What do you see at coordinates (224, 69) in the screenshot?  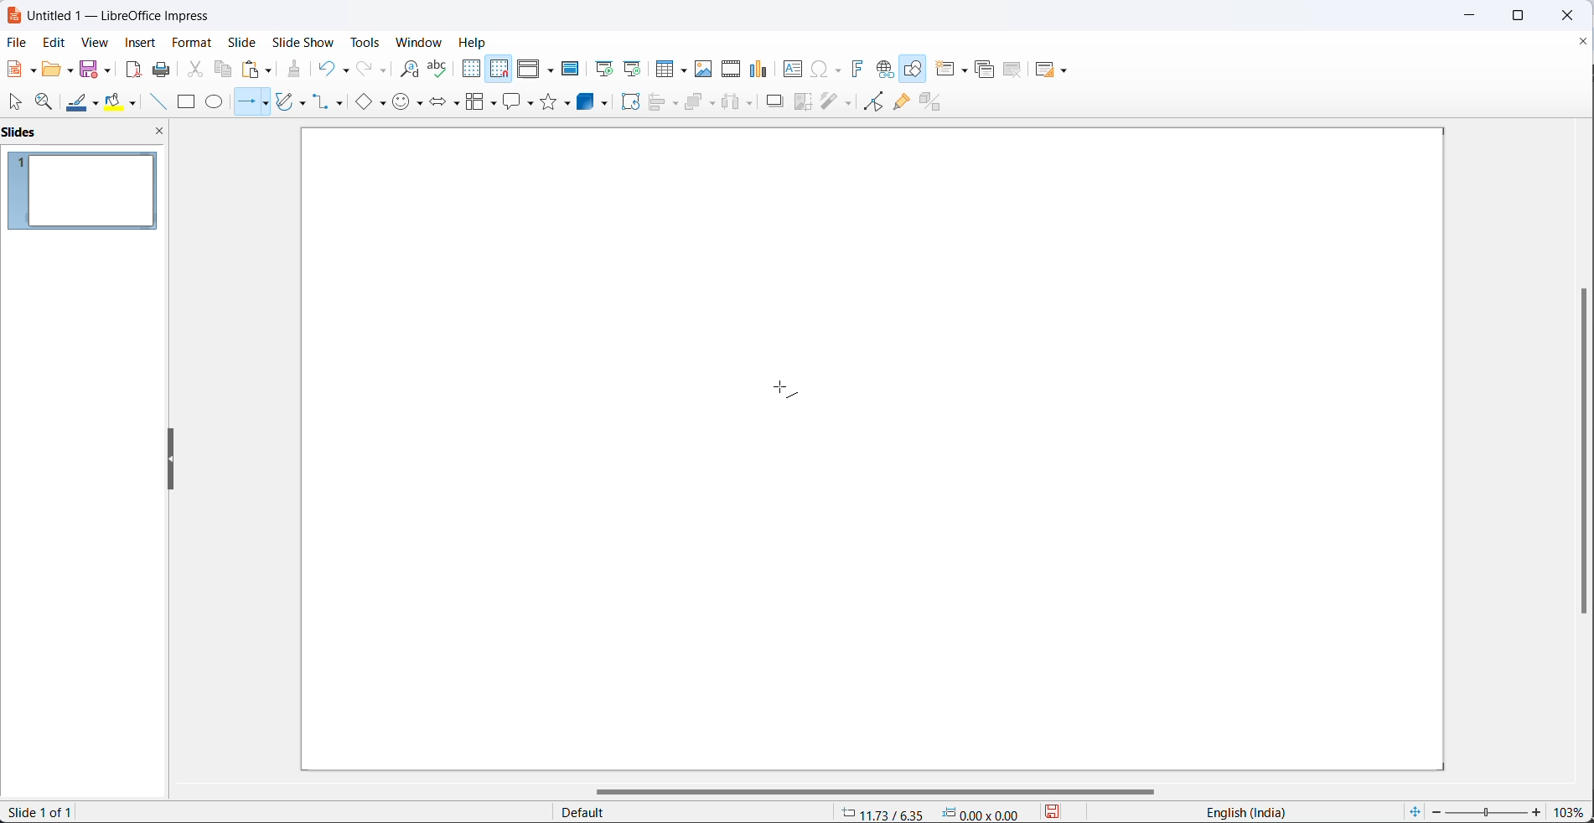 I see `copy` at bounding box center [224, 69].